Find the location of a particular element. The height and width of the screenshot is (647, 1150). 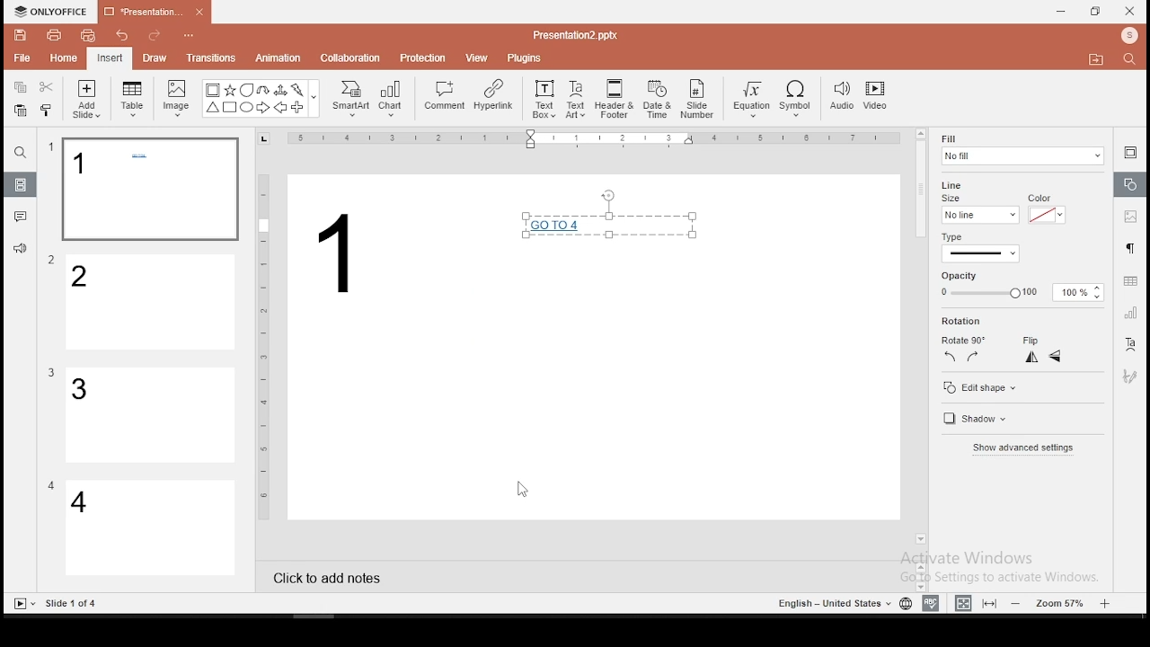

 is located at coordinates (51, 485).